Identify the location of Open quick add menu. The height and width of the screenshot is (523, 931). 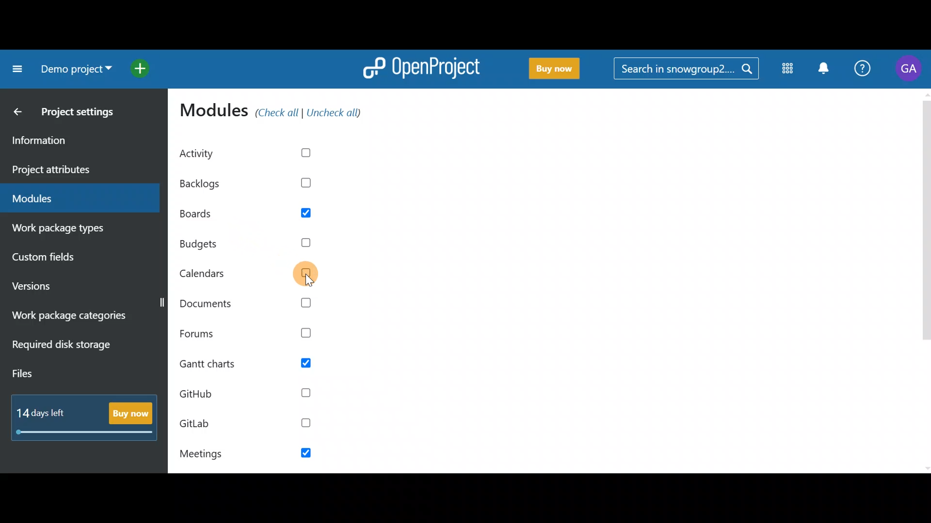
(143, 68).